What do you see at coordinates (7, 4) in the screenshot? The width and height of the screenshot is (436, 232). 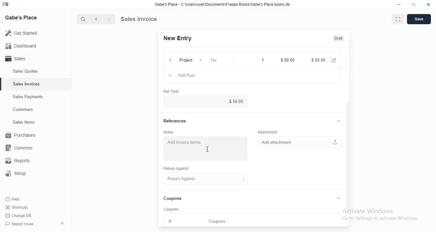 I see `FB logo` at bounding box center [7, 4].